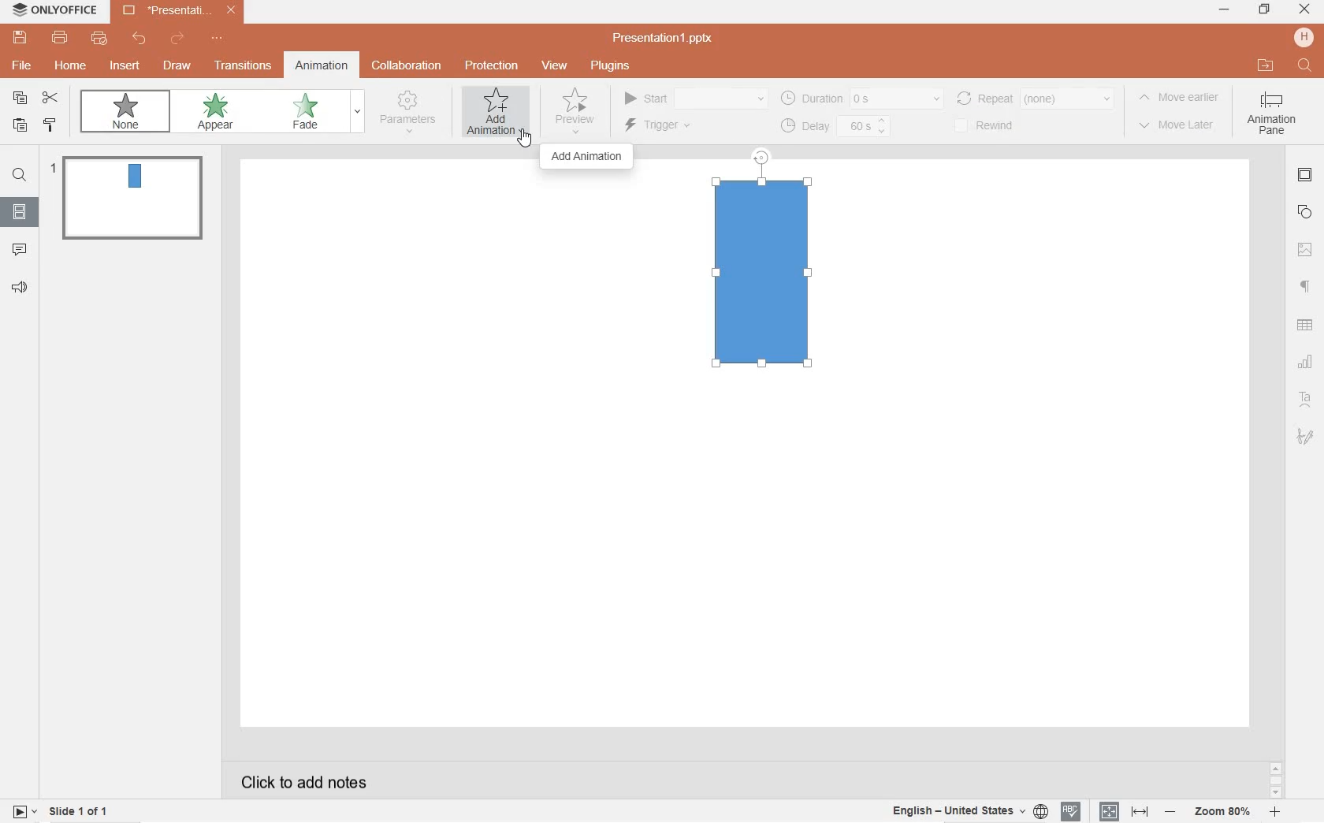 This screenshot has width=1324, height=823. I want to click on shape settings, so click(1305, 213).